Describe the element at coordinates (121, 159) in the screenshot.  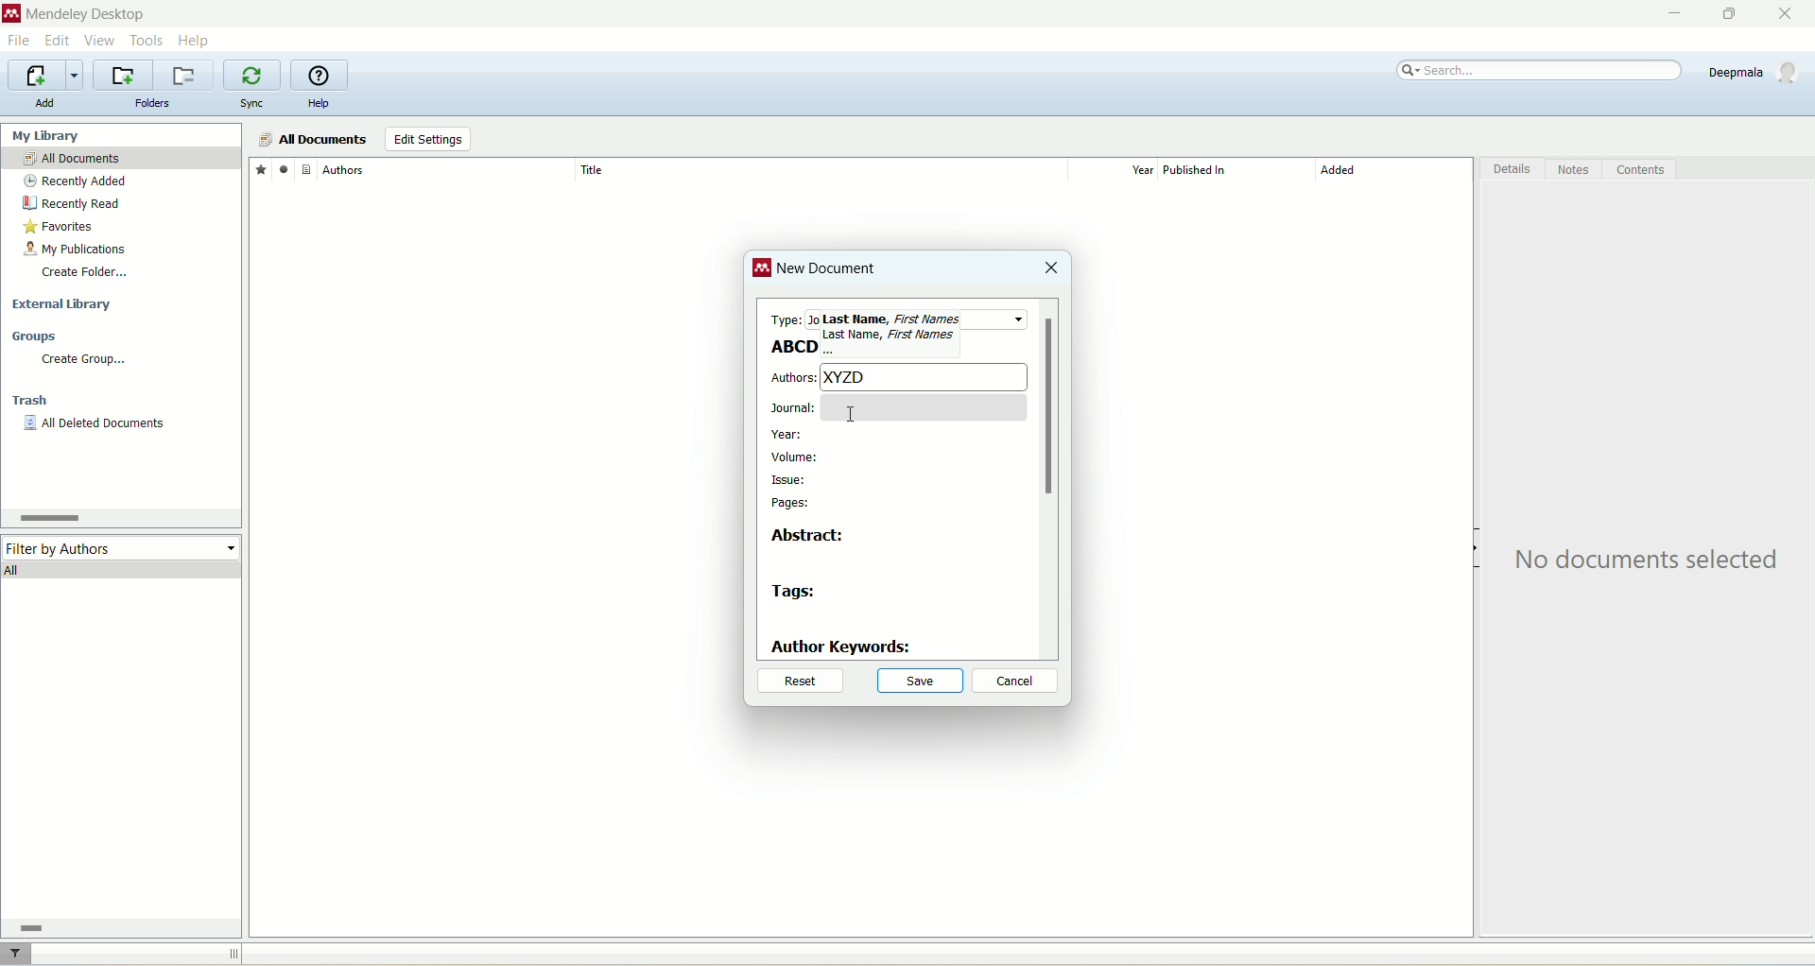
I see `all documents` at that location.